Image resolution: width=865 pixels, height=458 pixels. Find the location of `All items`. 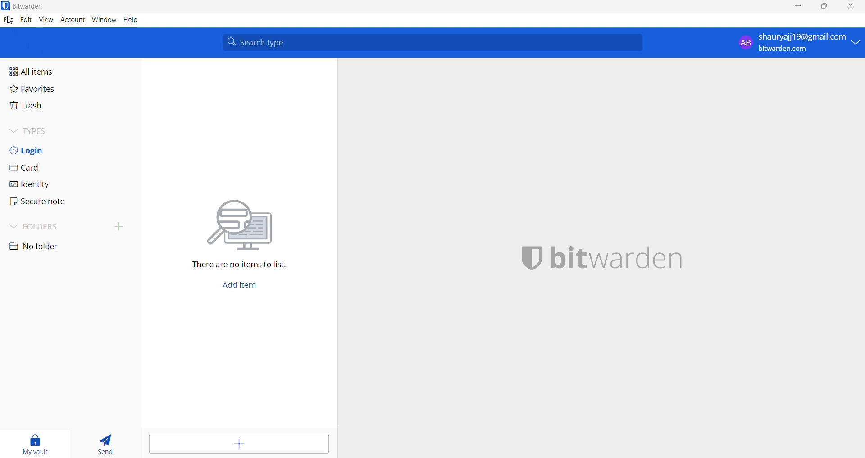

All items is located at coordinates (85, 72).